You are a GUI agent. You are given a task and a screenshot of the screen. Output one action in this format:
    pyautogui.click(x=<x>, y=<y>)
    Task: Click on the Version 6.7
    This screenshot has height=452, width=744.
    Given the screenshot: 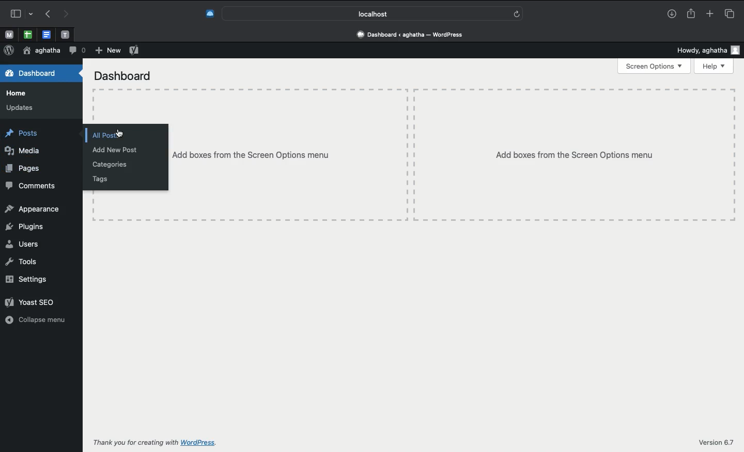 What is the action you would take?
    pyautogui.click(x=717, y=442)
    